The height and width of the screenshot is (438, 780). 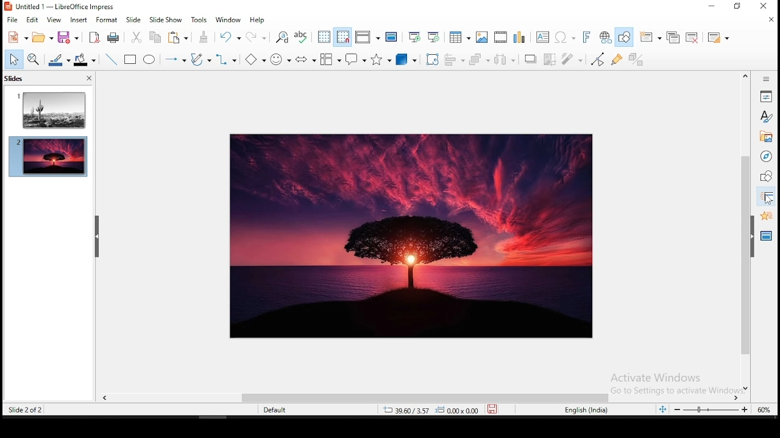 I want to click on slide show, so click(x=168, y=20).